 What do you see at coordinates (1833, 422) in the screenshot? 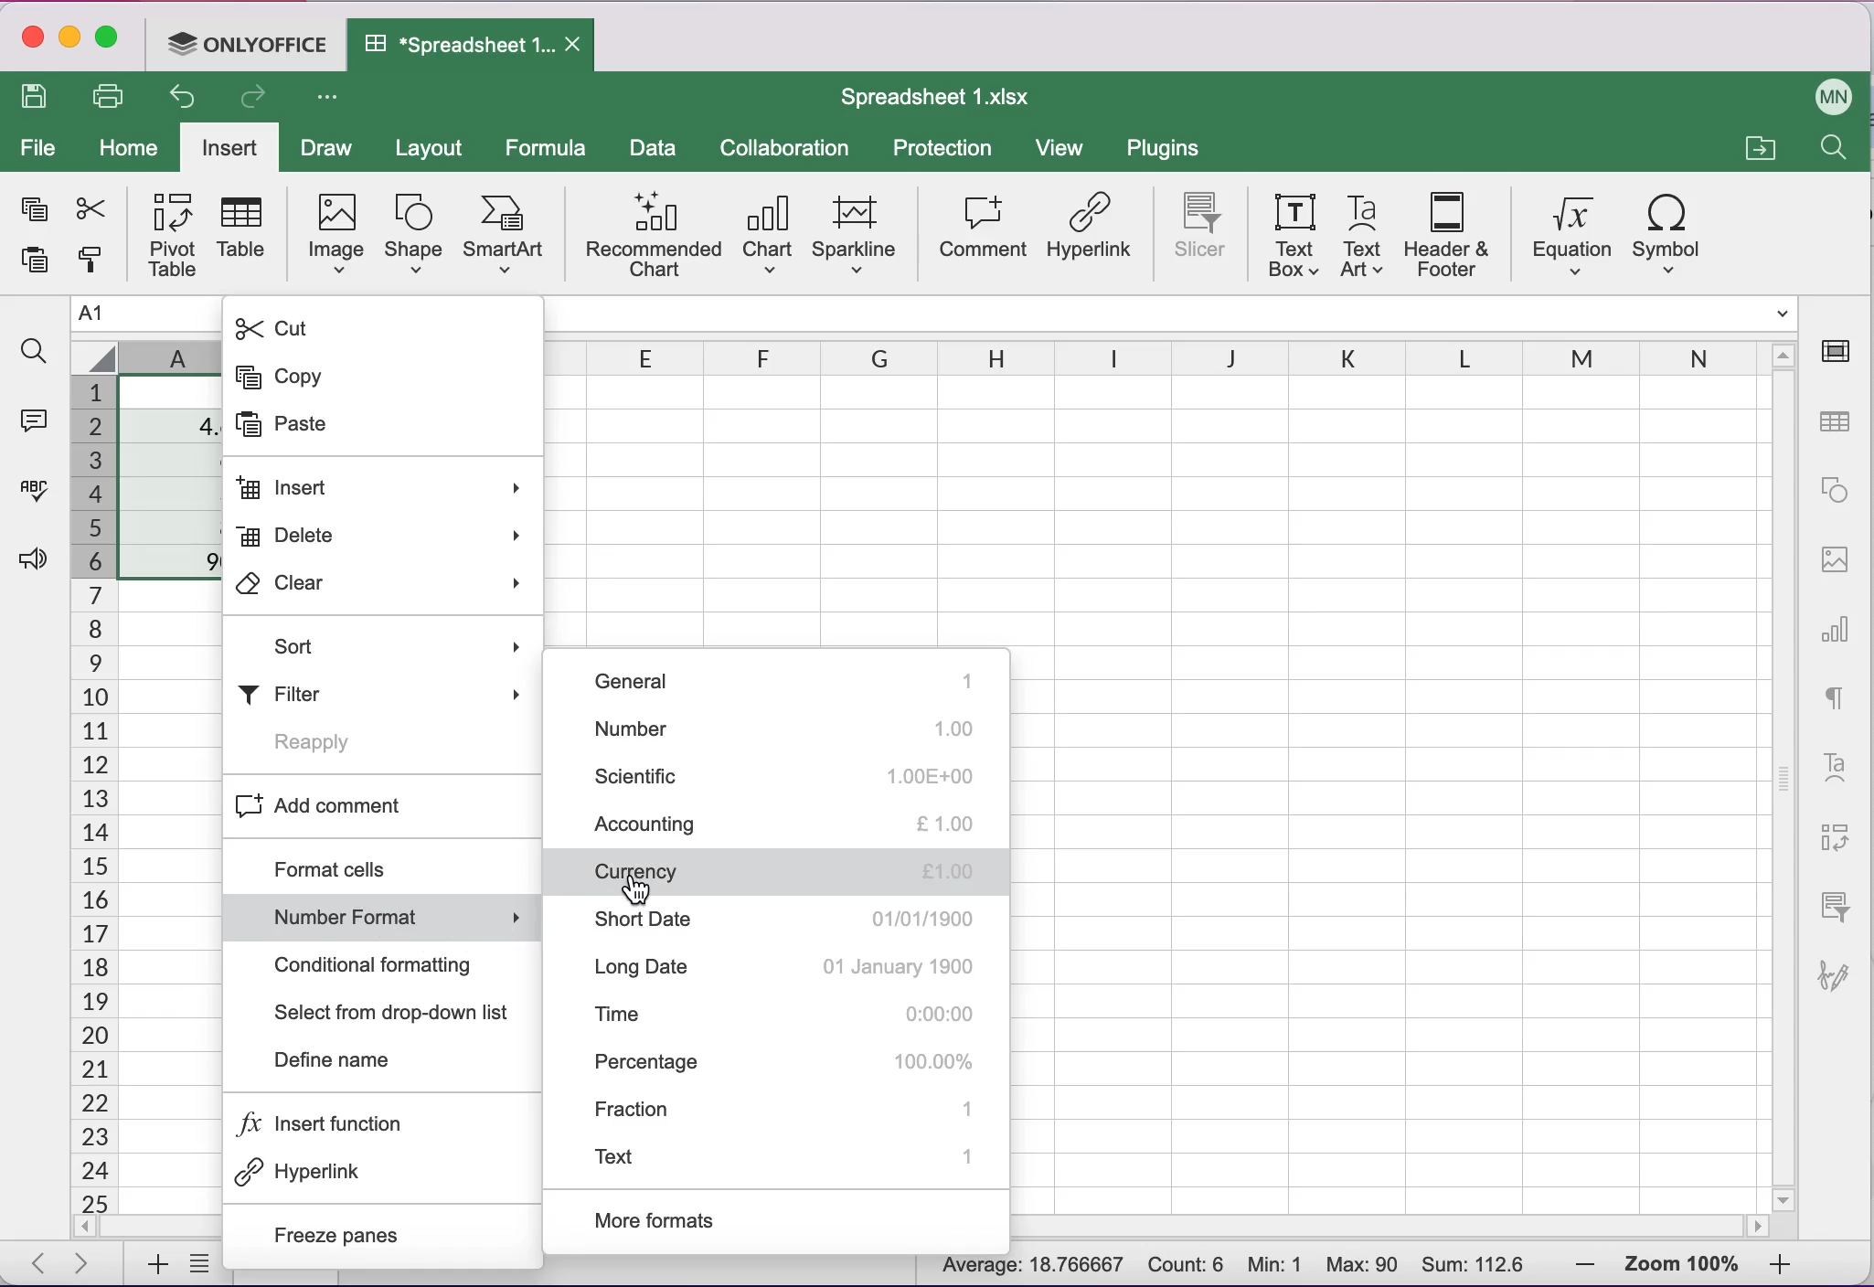
I see `table` at bounding box center [1833, 422].